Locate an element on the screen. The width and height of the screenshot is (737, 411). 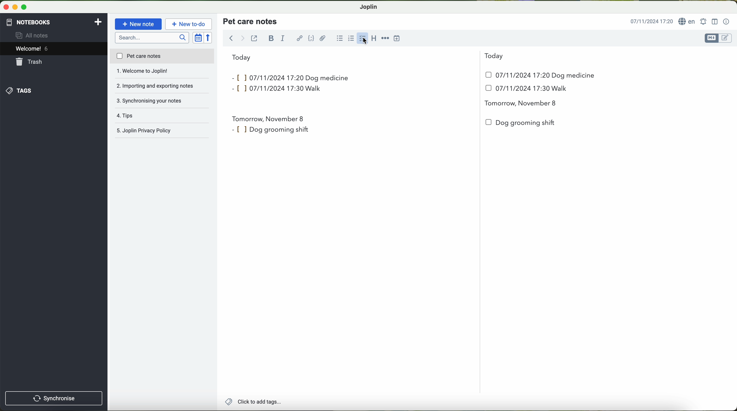
date and hour is located at coordinates (513, 75).